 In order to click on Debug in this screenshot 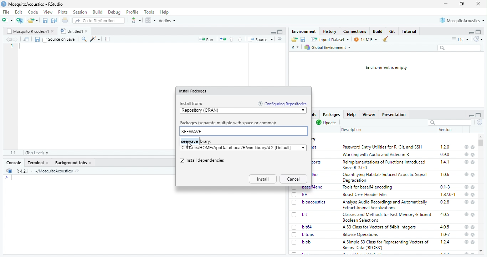, I will do `click(115, 12)`.